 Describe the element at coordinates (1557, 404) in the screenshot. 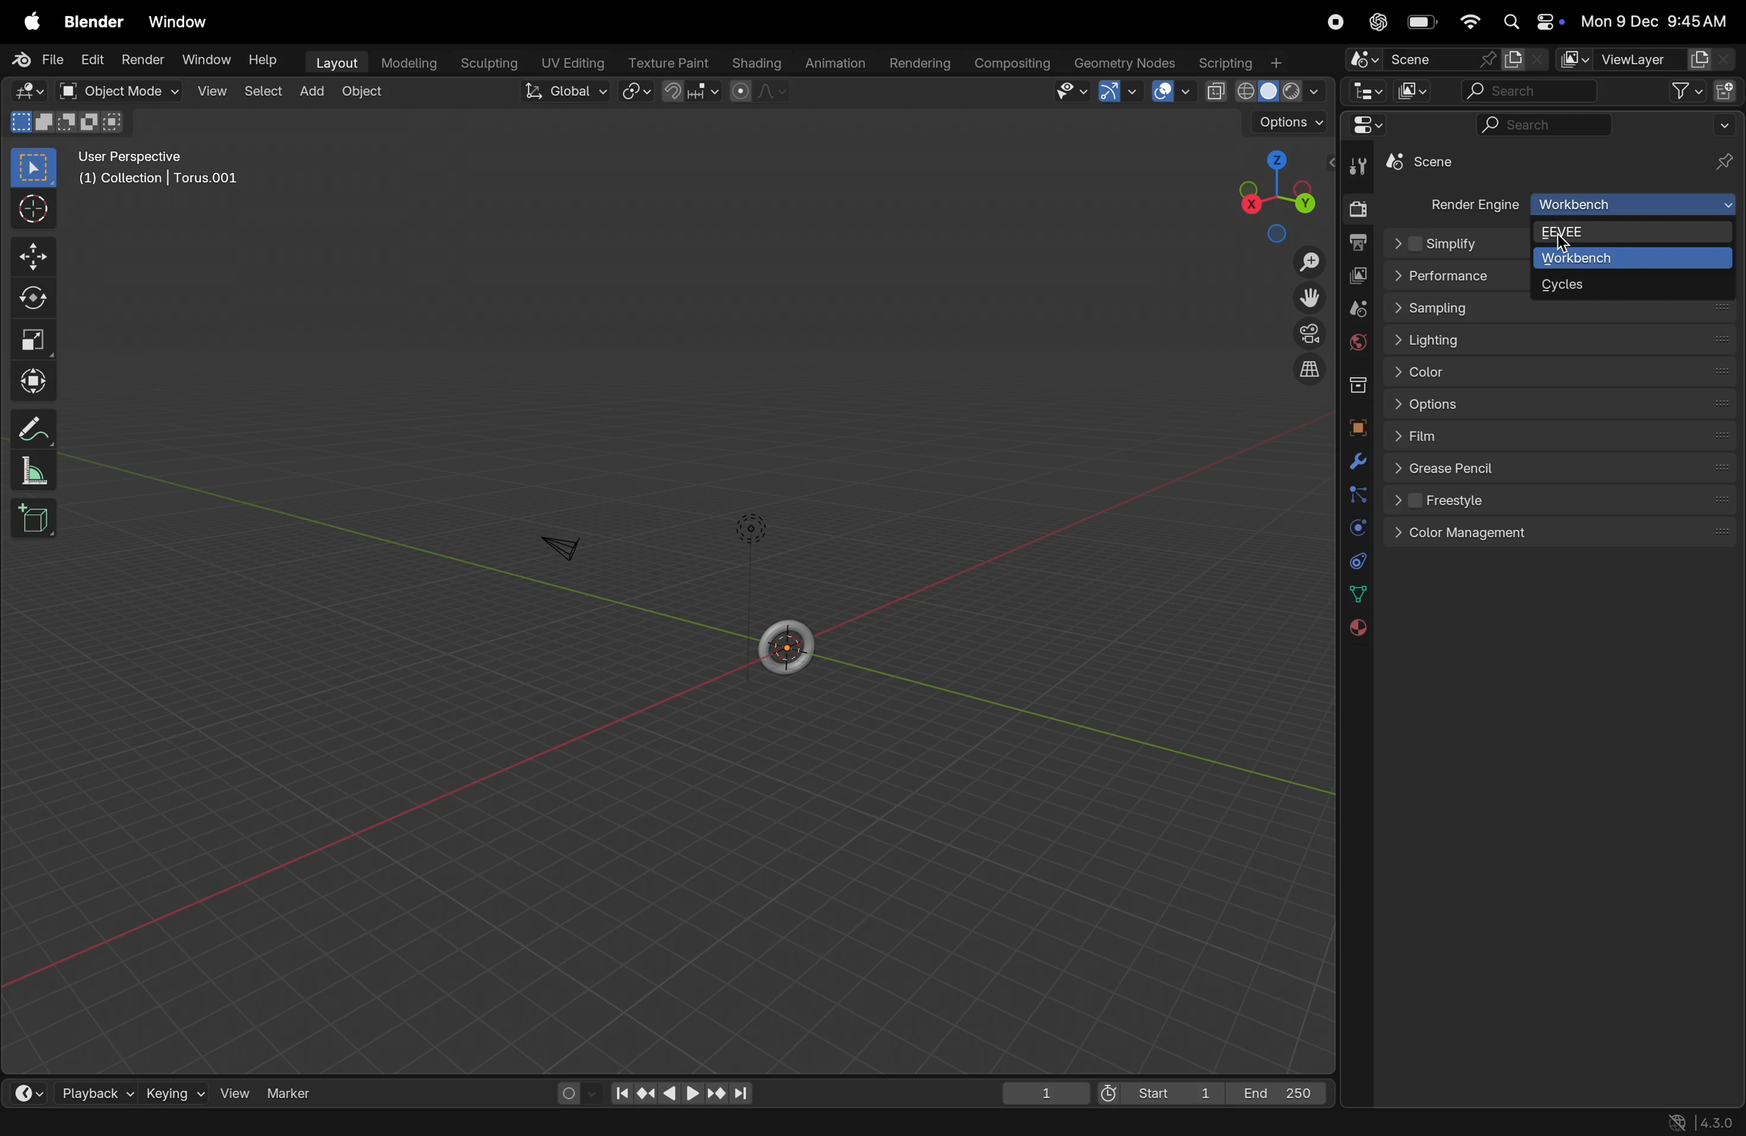

I see `options` at that location.